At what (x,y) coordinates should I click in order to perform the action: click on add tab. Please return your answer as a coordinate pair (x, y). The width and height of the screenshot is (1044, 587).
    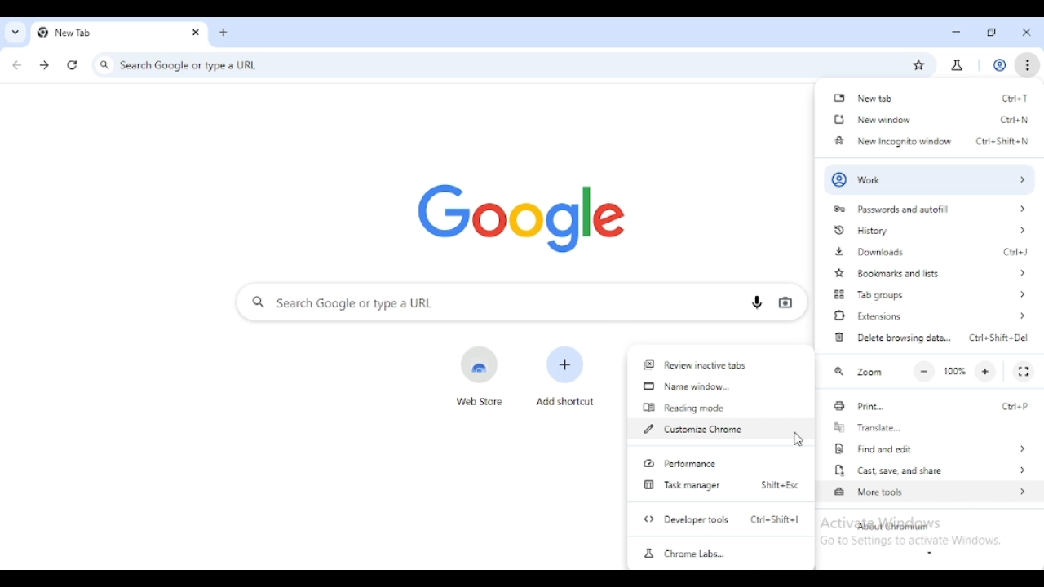
    Looking at the image, I should click on (223, 33).